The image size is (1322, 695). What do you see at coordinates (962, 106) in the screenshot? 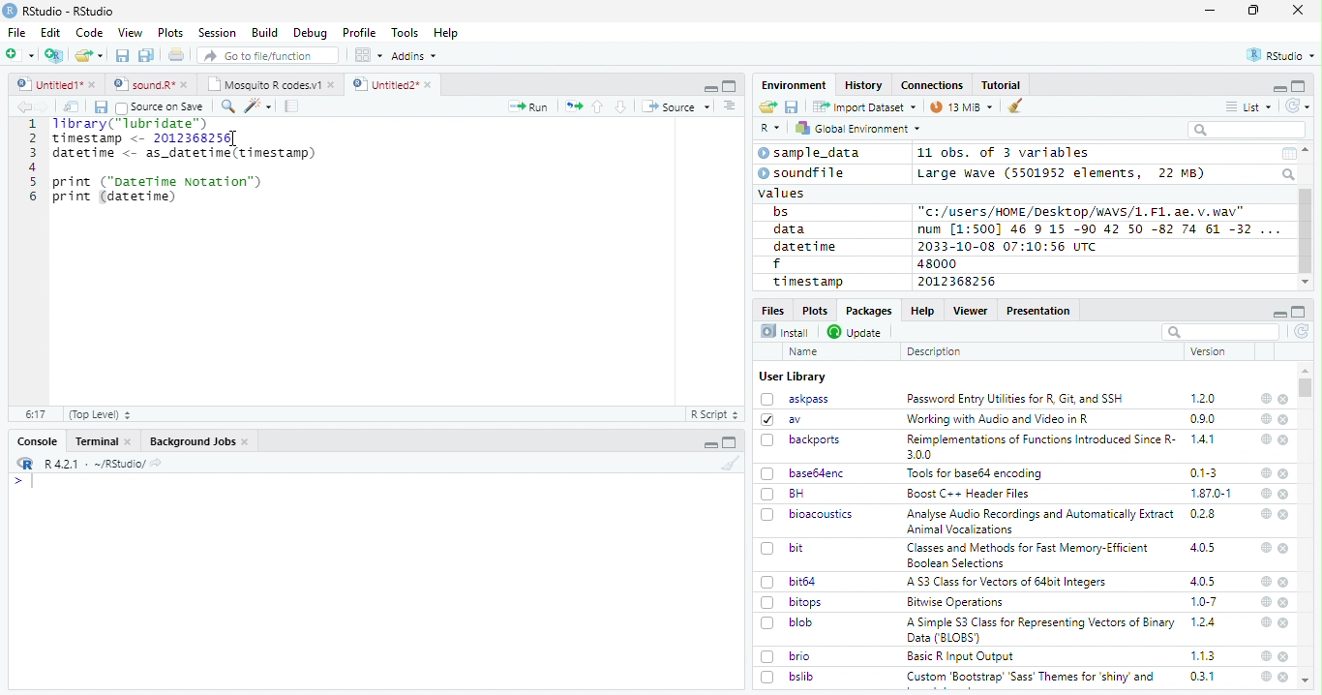
I see `15 MiB` at bounding box center [962, 106].